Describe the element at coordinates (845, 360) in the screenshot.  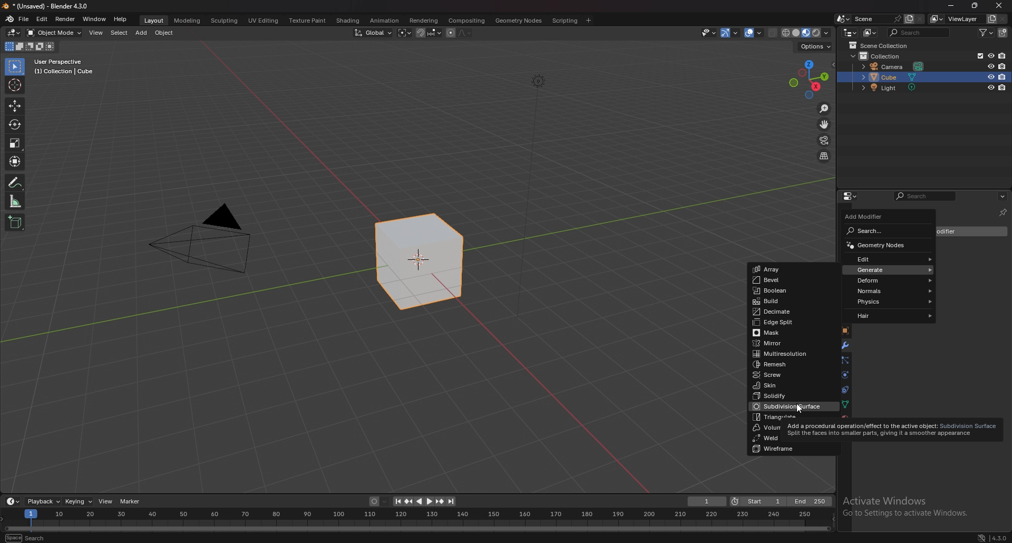
I see `particles` at that location.